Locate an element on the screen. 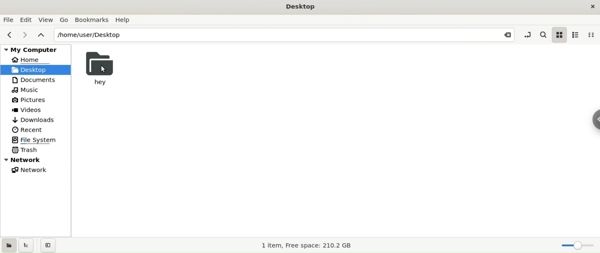 Image resolution: width=600 pixels, height=253 pixels. Videos is located at coordinates (32, 110).